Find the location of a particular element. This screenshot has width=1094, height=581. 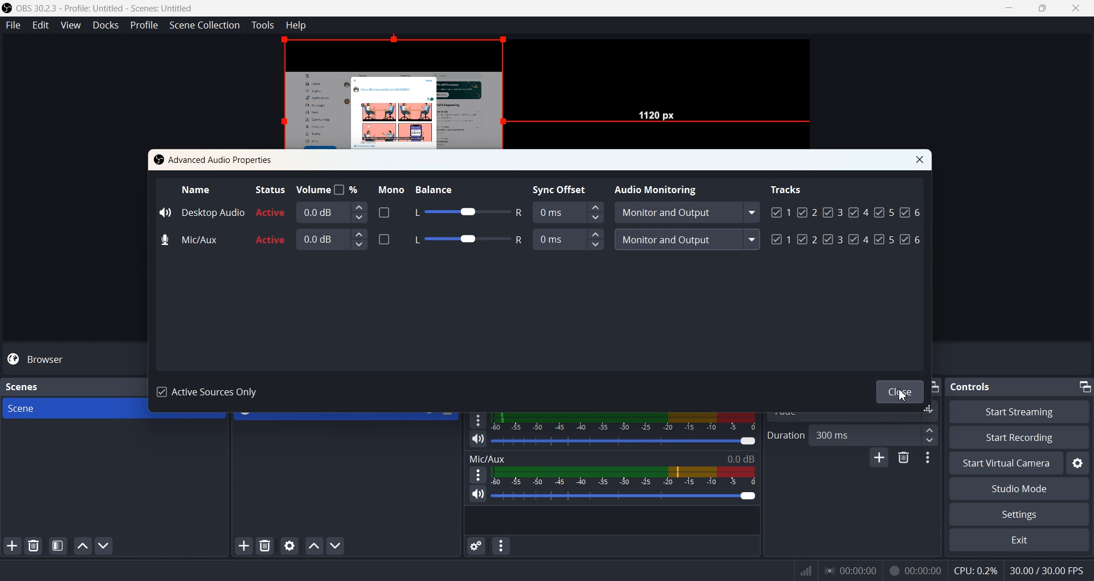

Advance audio properties is located at coordinates (475, 546).